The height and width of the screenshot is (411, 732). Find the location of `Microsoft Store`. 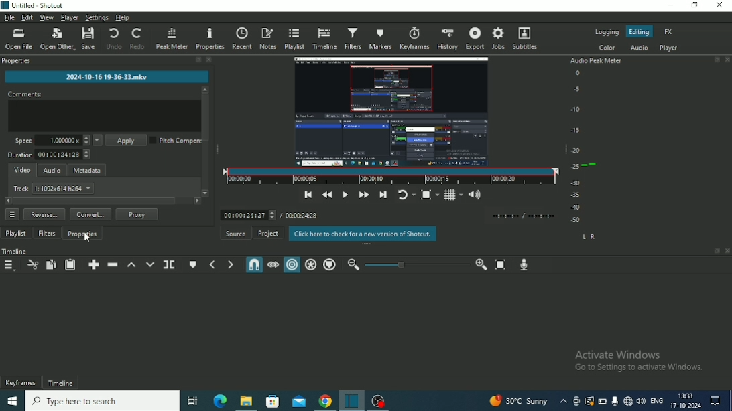

Microsoft Store is located at coordinates (271, 402).